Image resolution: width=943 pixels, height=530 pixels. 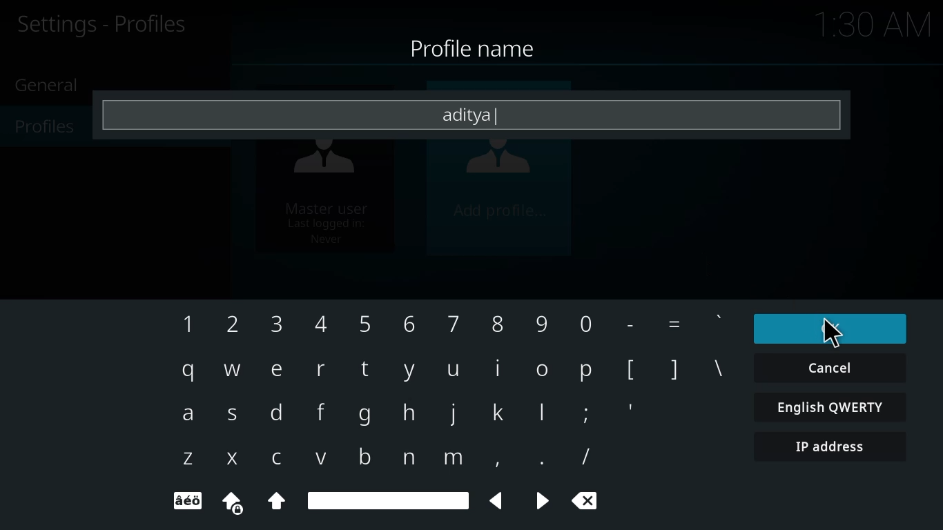 What do you see at coordinates (405, 411) in the screenshot?
I see `h` at bounding box center [405, 411].